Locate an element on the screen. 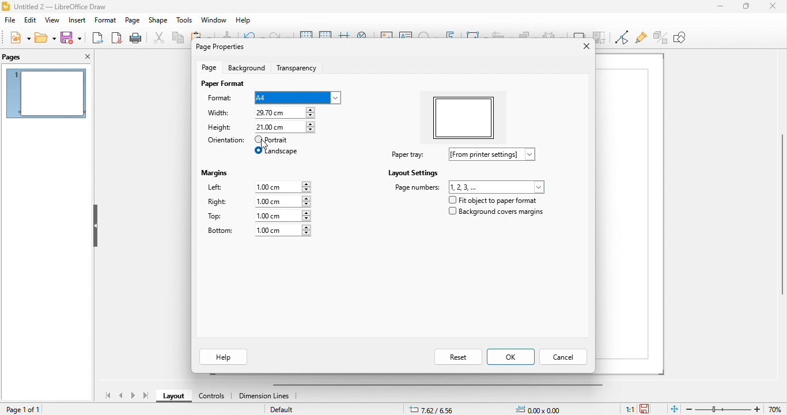 Image resolution: width=787 pixels, height=415 pixels. background covers and margins is located at coordinates (497, 213).